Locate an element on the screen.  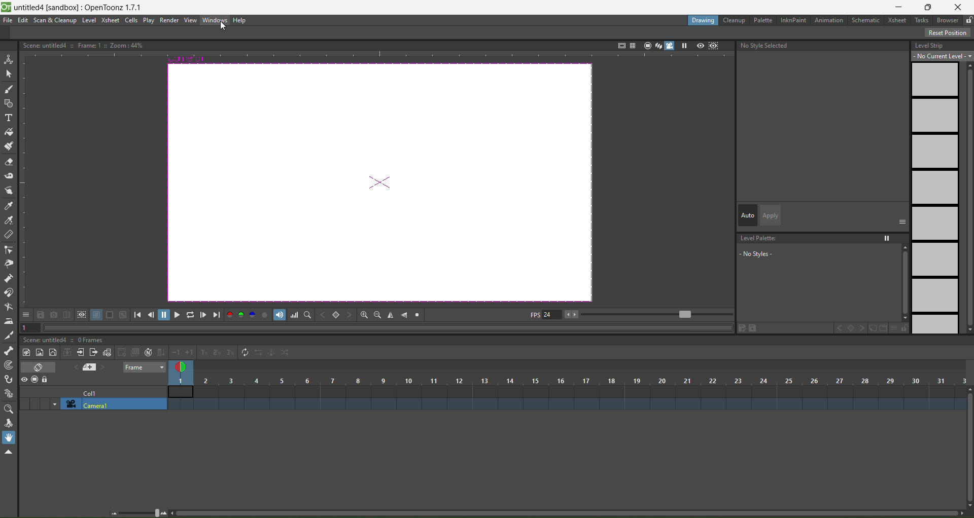
maximize is located at coordinates (930, 7).